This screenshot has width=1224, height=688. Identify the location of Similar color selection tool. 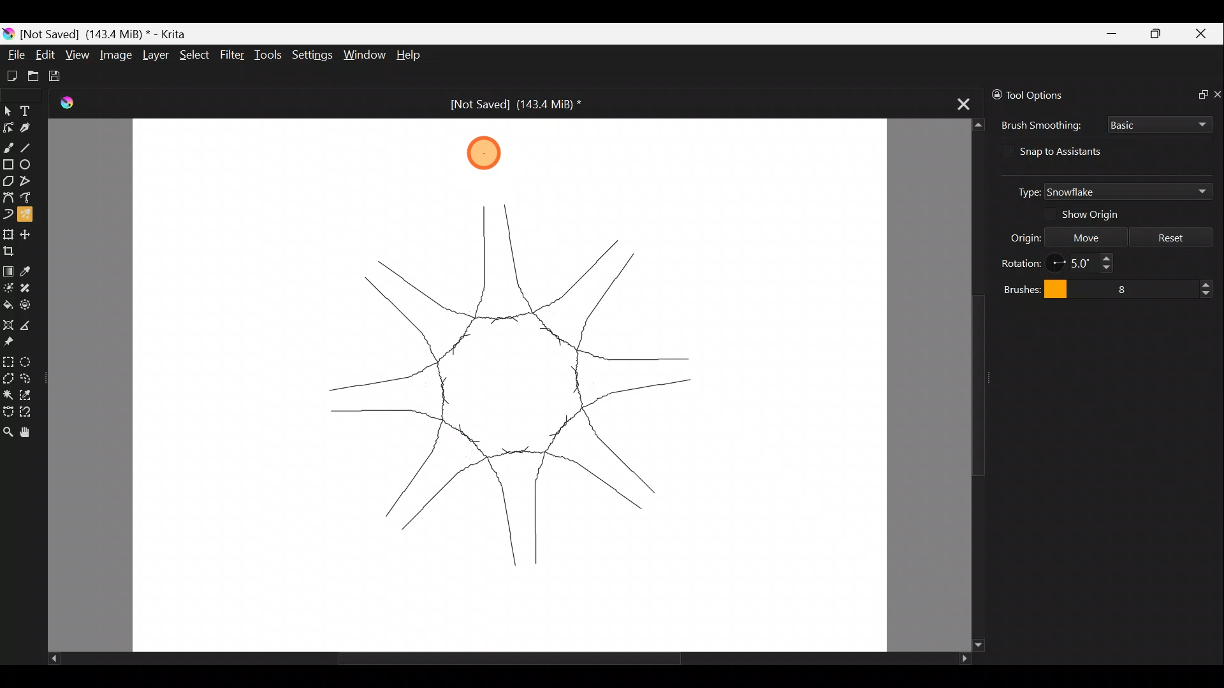
(27, 394).